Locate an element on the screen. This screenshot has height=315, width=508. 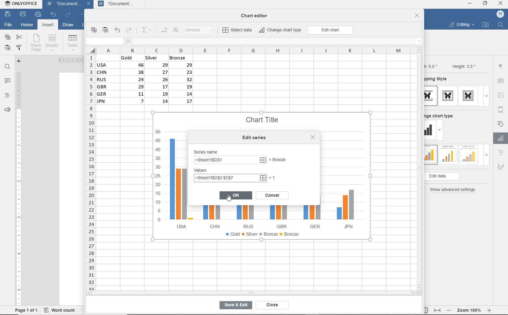
edit series is located at coordinates (256, 138).